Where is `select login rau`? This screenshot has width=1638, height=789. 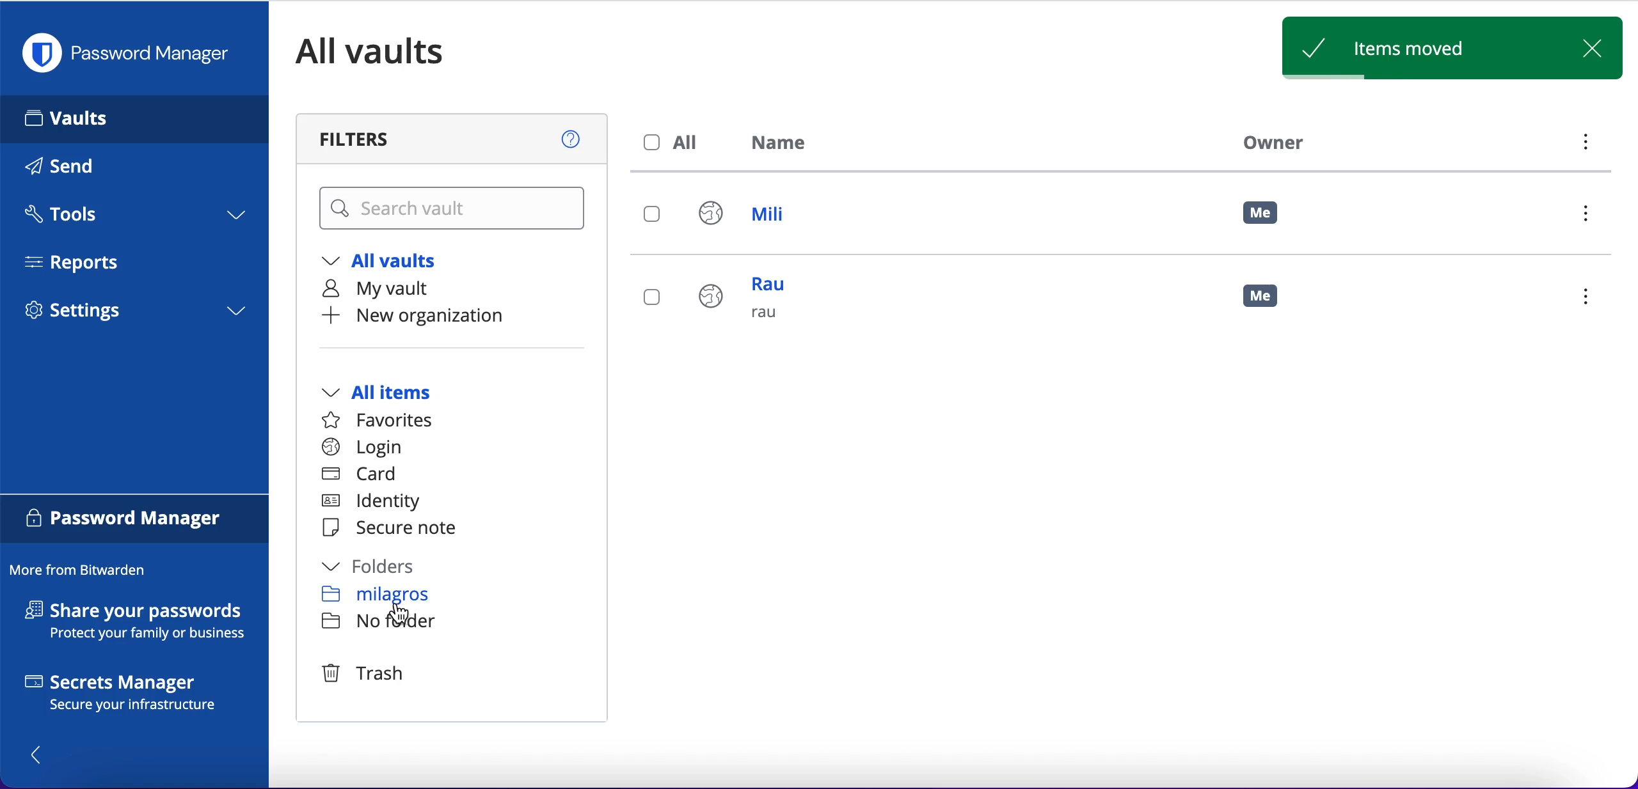 select login rau is located at coordinates (650, 297).